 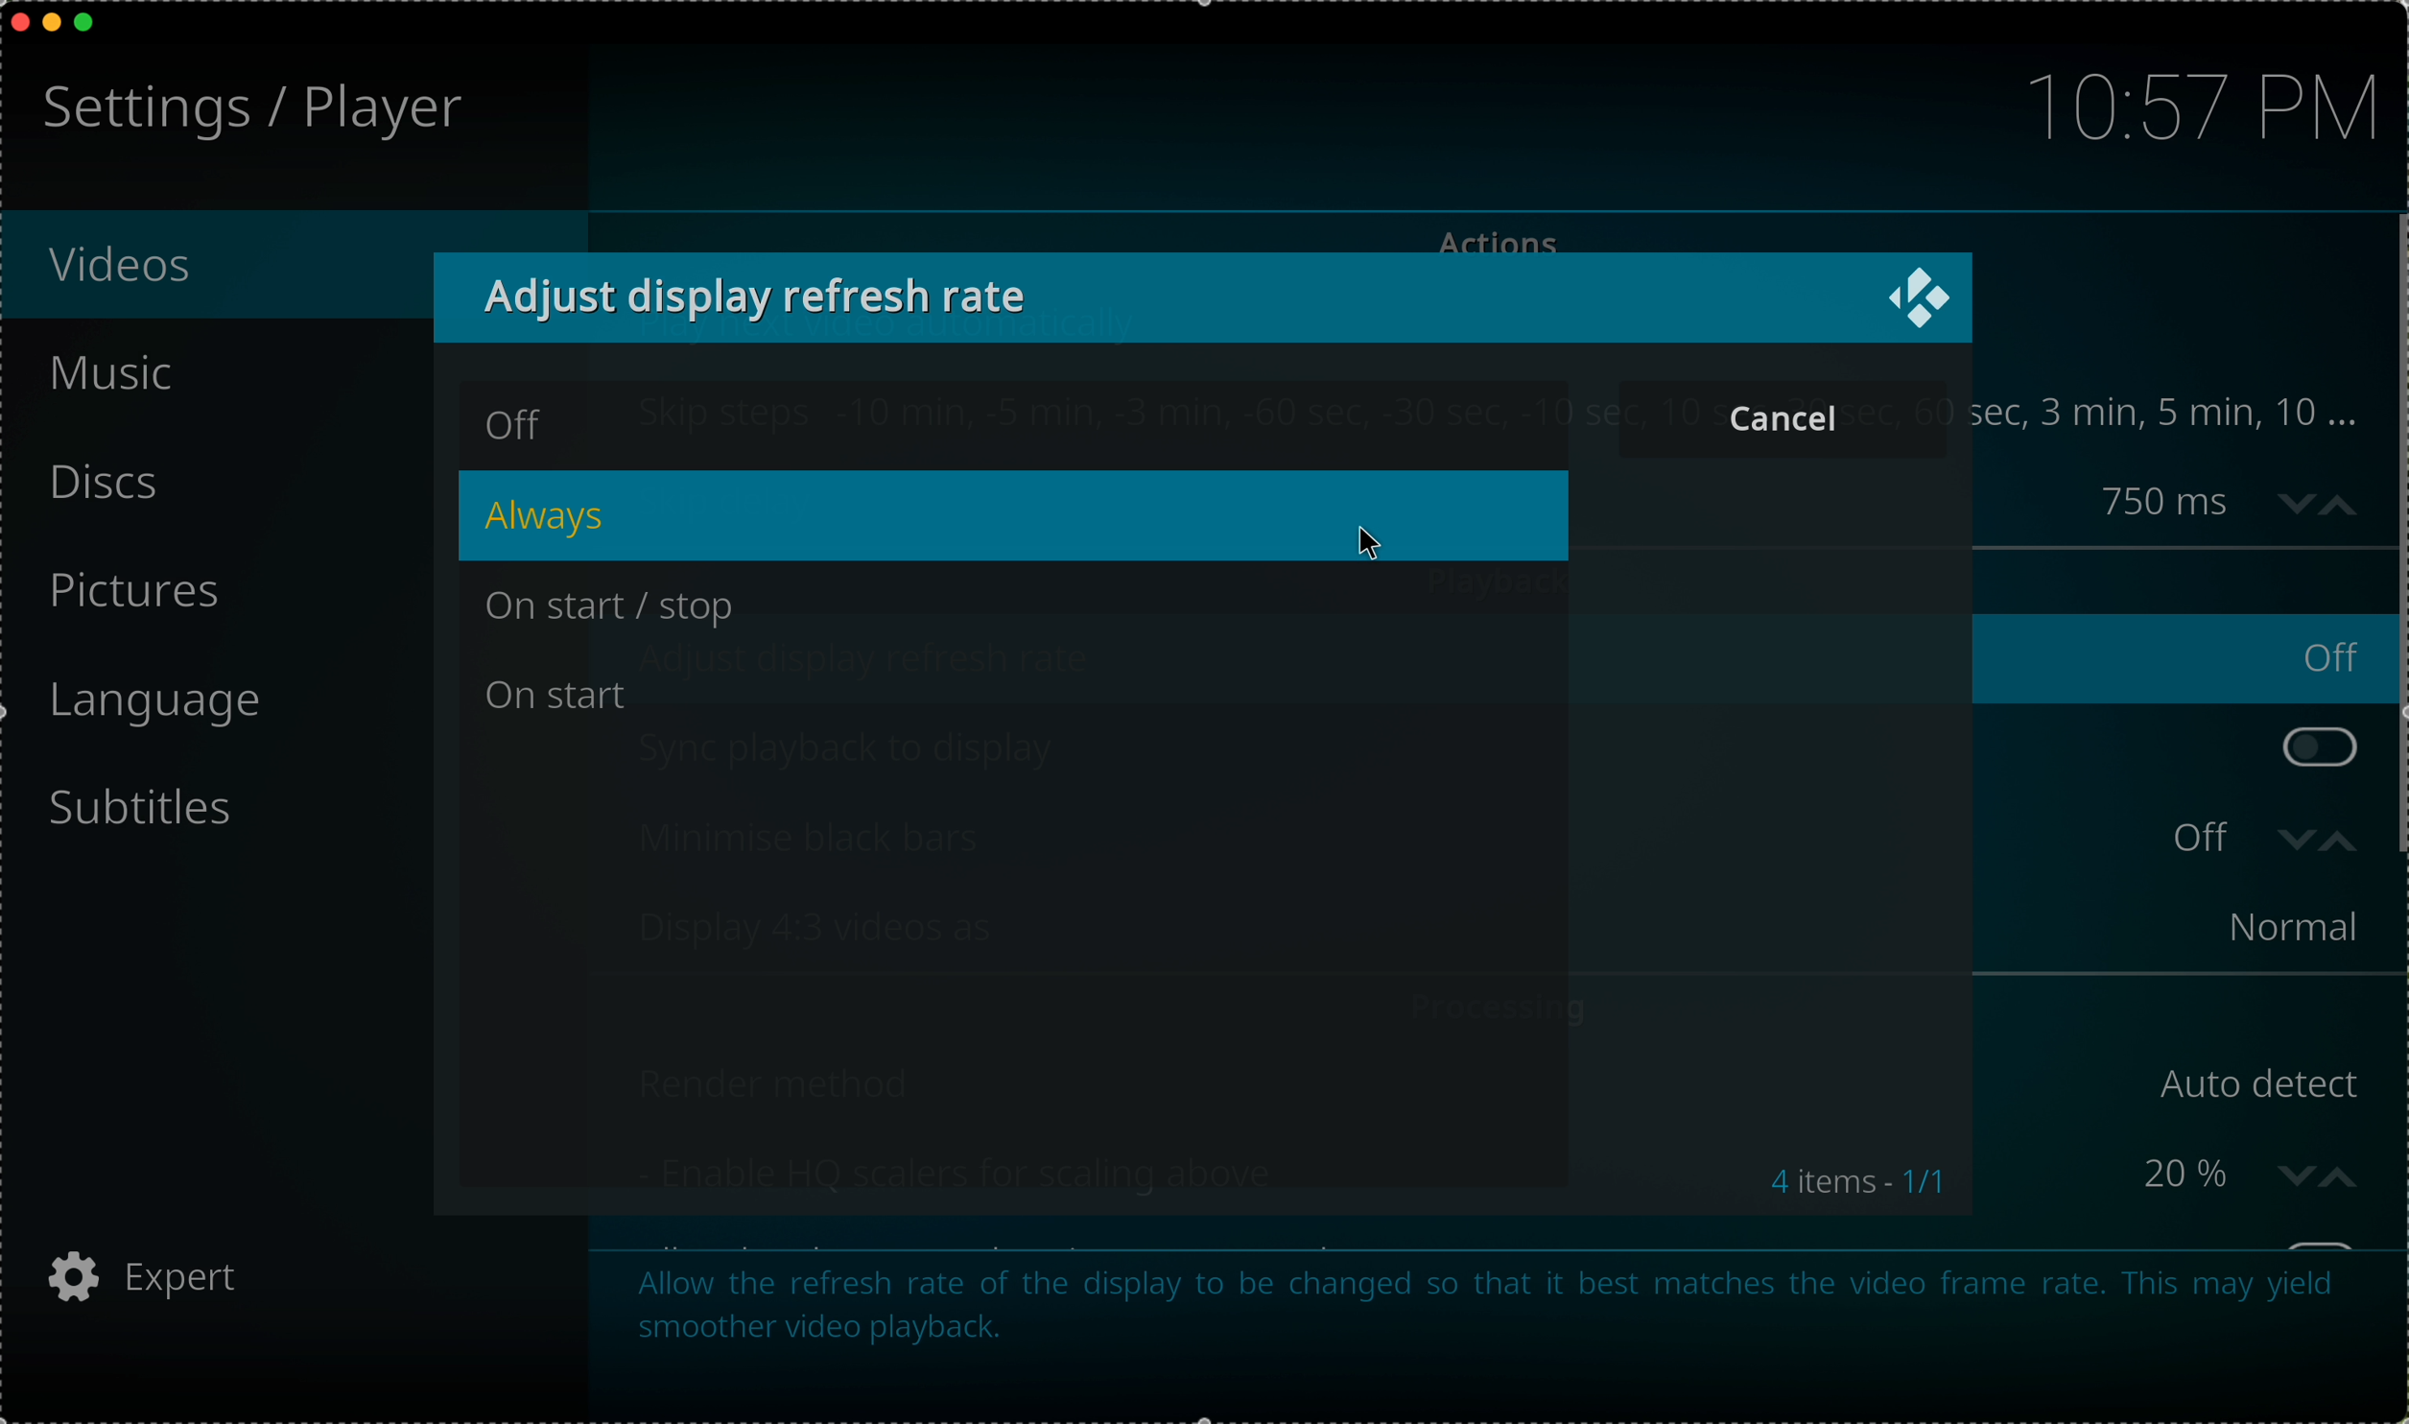 What do you see at coordinates (2274, 927) in the screenshot?
I see `Normal` at bounding box center [2274, 927].